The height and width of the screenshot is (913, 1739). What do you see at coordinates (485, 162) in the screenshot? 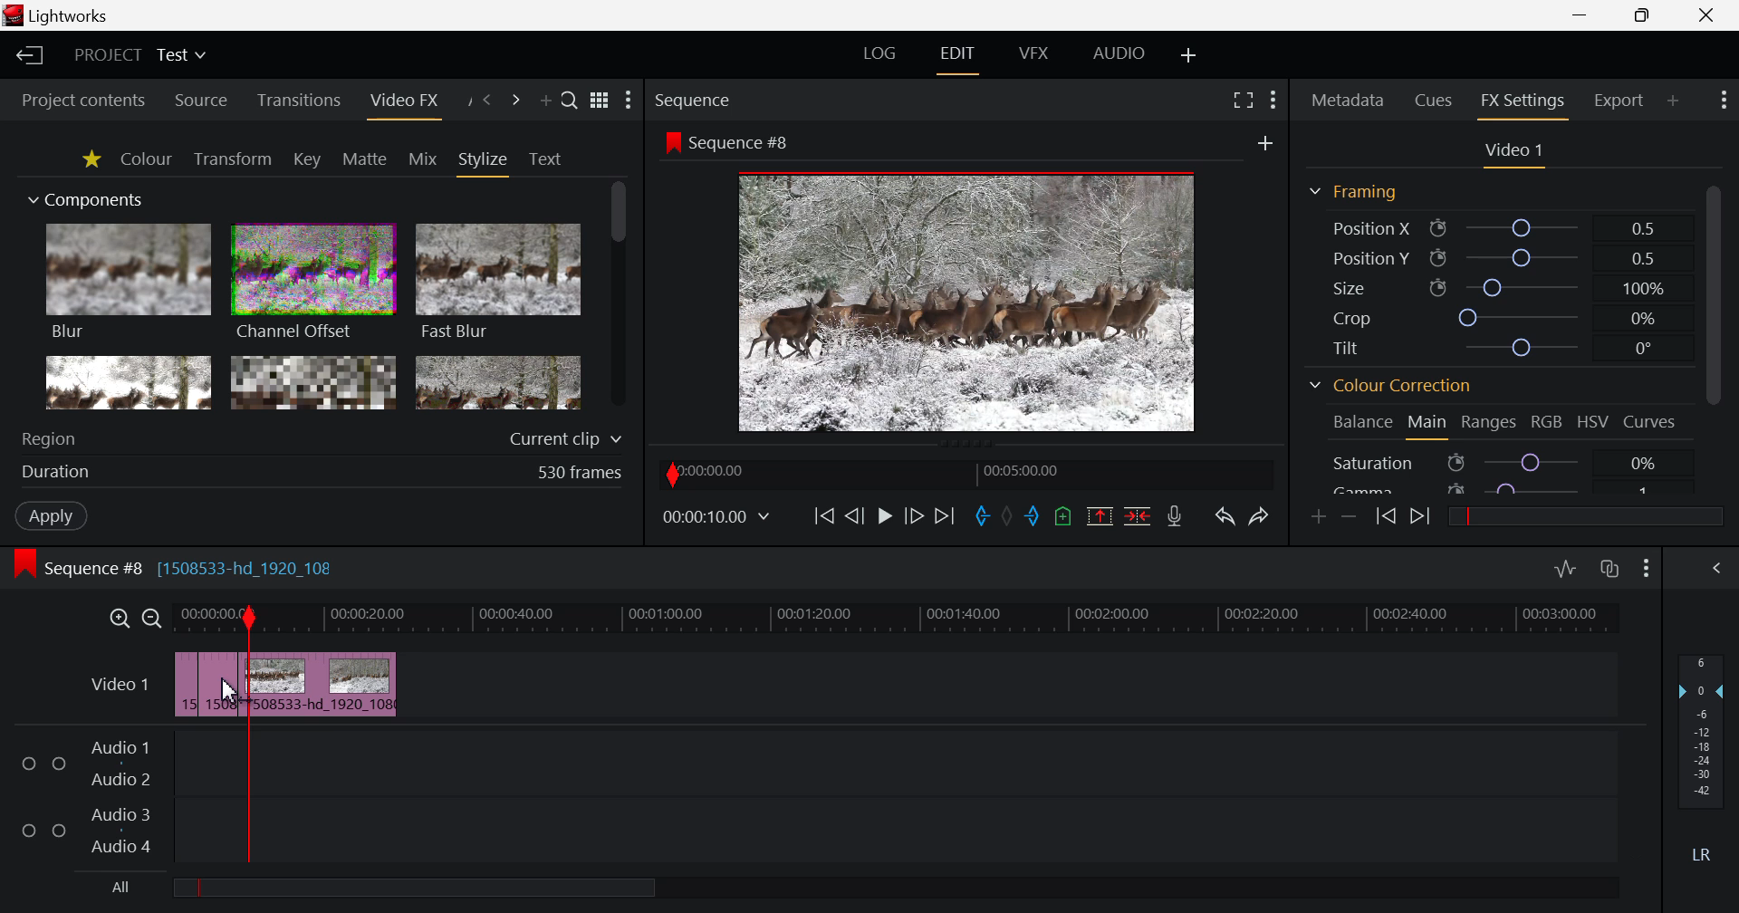
I see `Stylize` at bounding box center [485, 162].